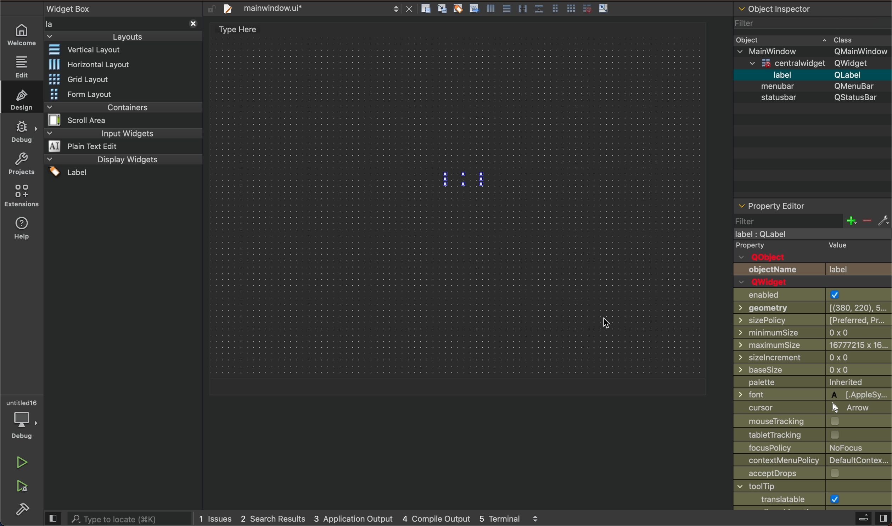  What do you see at coordinates (121, 166) in the screenshot?
I see `display widget` at bounding box center [121, 166].